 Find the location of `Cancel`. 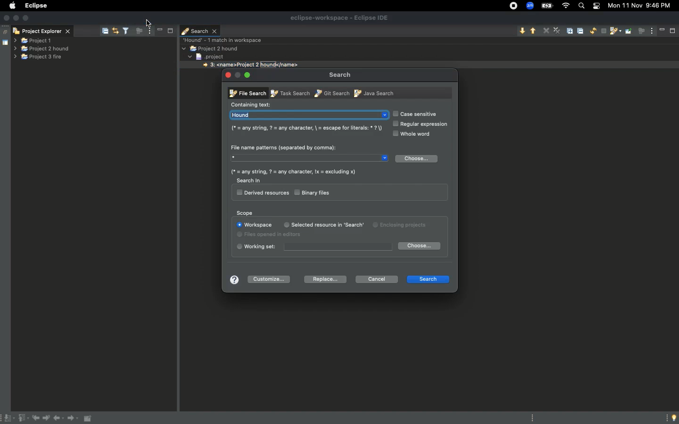

Cancel is located at coordinates (377, 280).